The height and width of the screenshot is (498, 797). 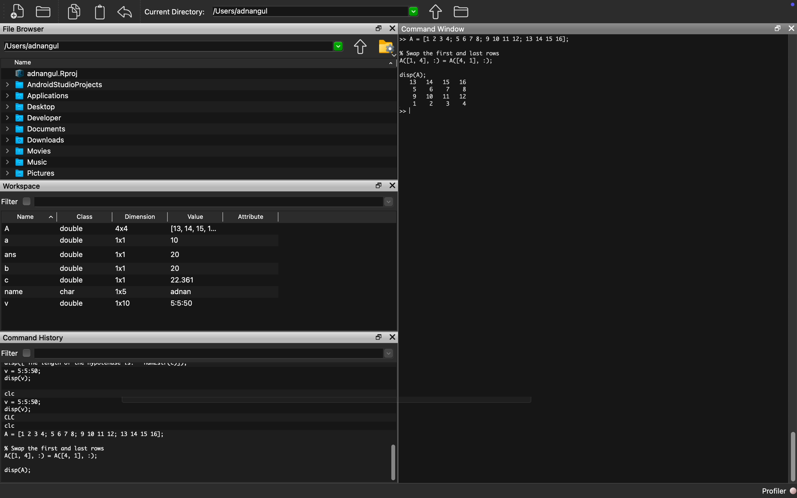 What do you see at coordinates (34, 118) in the screenshot?
I see `> [3 Developer` at bounding box center [34, 118].